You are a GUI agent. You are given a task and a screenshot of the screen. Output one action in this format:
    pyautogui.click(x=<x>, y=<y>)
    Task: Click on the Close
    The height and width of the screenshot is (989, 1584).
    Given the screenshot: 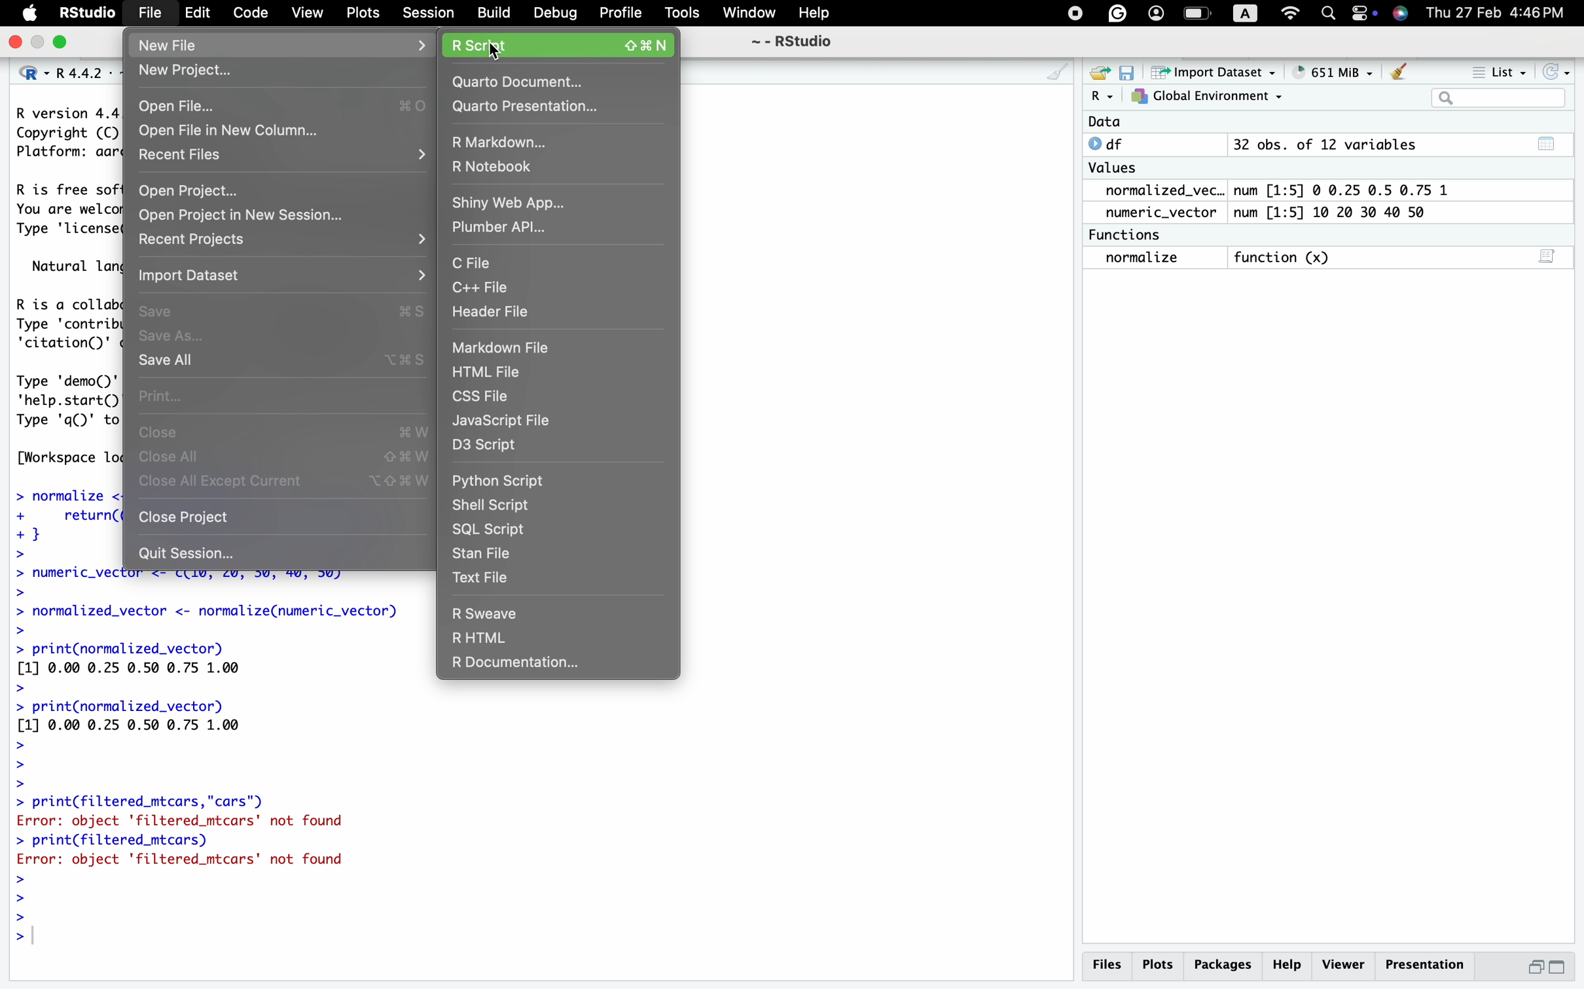 What is the action you would take?
    pyautogui.click(x=279, y=432)
    